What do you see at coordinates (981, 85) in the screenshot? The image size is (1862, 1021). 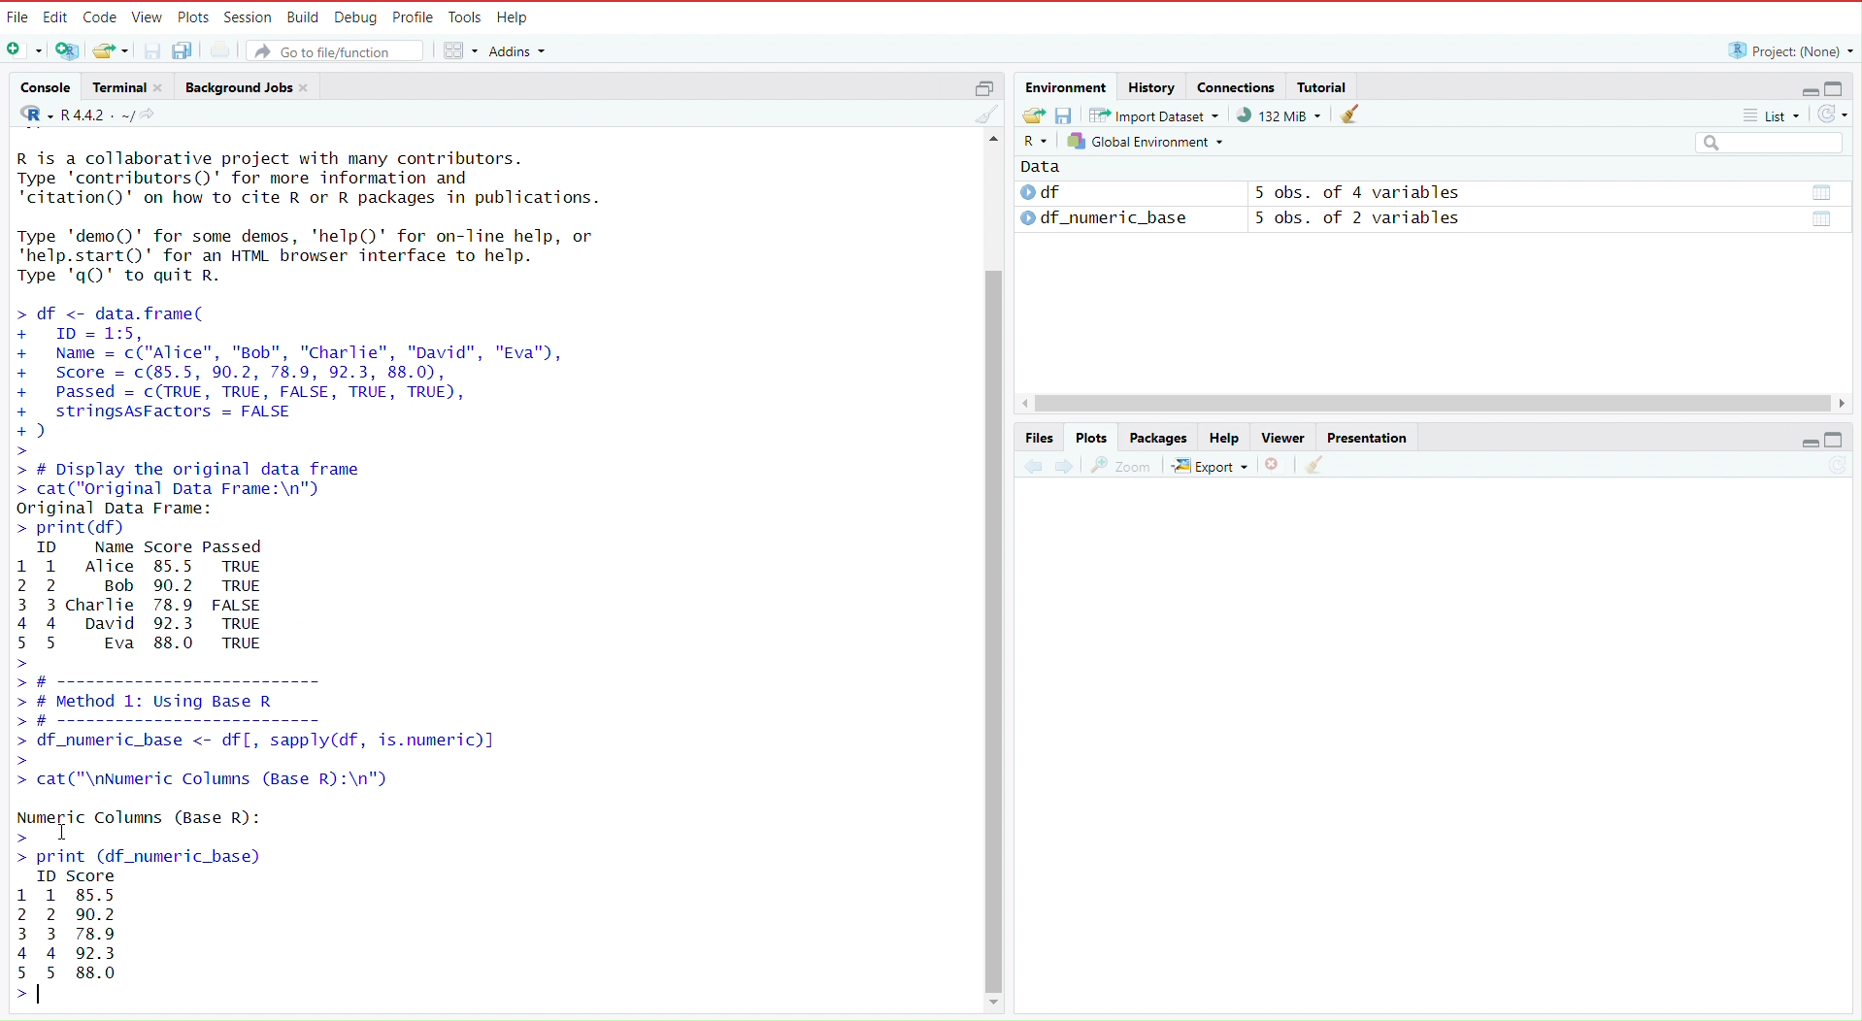 I see `maximize` at bounding box center [981, 85].